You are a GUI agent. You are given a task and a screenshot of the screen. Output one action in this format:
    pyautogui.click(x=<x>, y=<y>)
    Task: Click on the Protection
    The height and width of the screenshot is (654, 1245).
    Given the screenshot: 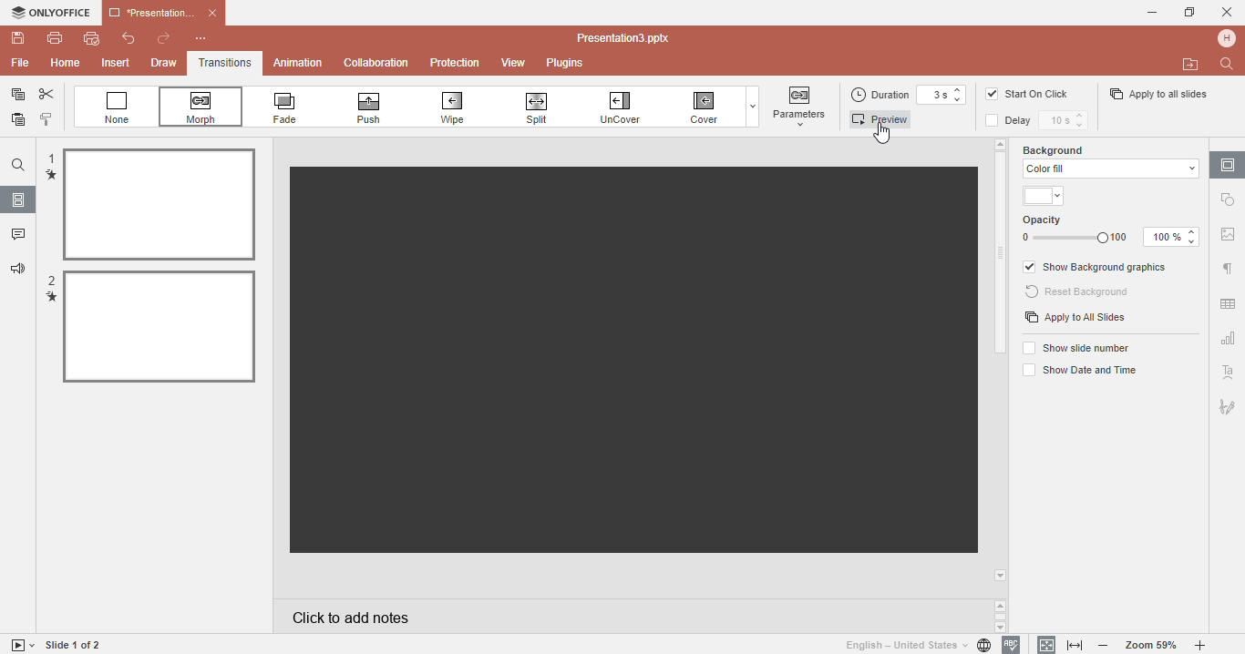 What is the action you would take?
    pyautogui.click(x=458, y=62)
    